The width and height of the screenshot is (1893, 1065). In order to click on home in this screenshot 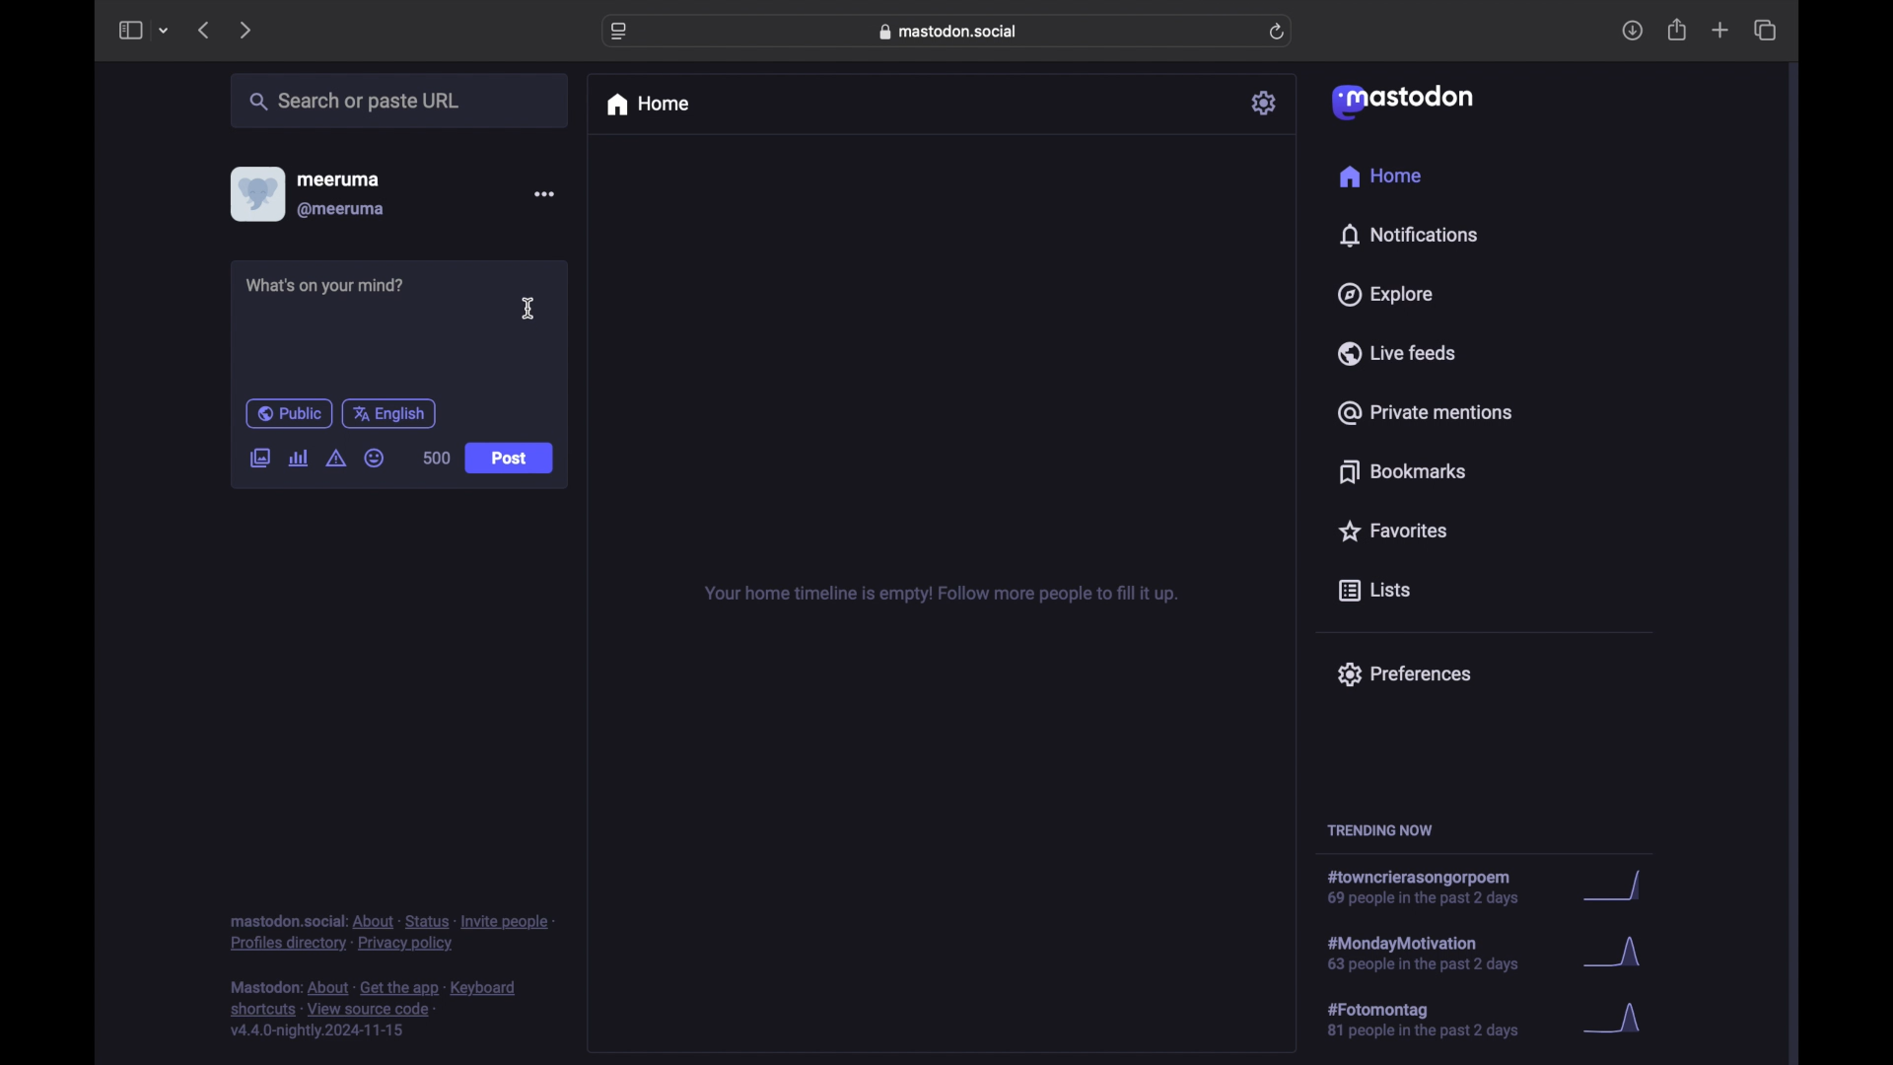, I will do `click(1379, 177)`.